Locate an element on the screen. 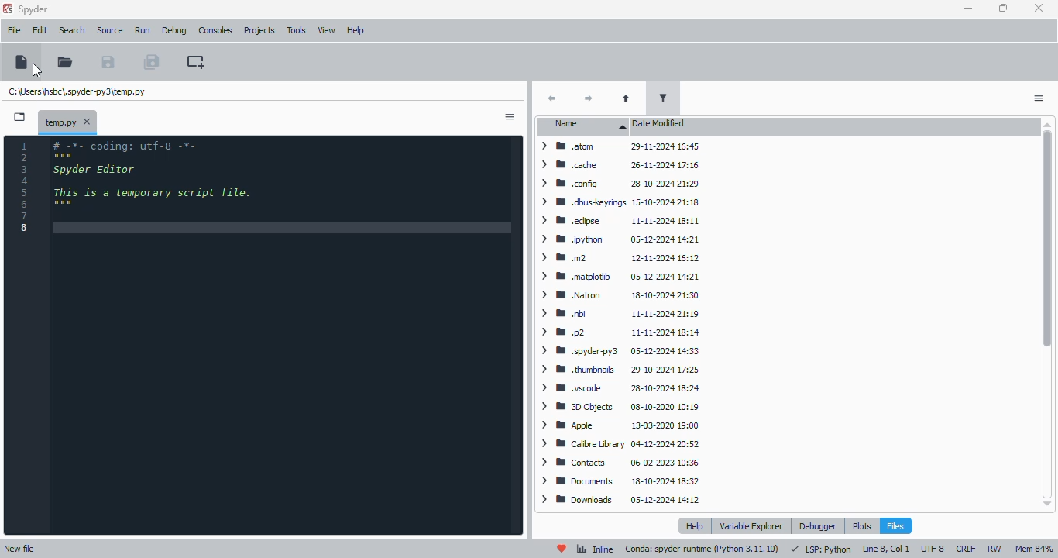  filter is located at coordinates (662, 98).